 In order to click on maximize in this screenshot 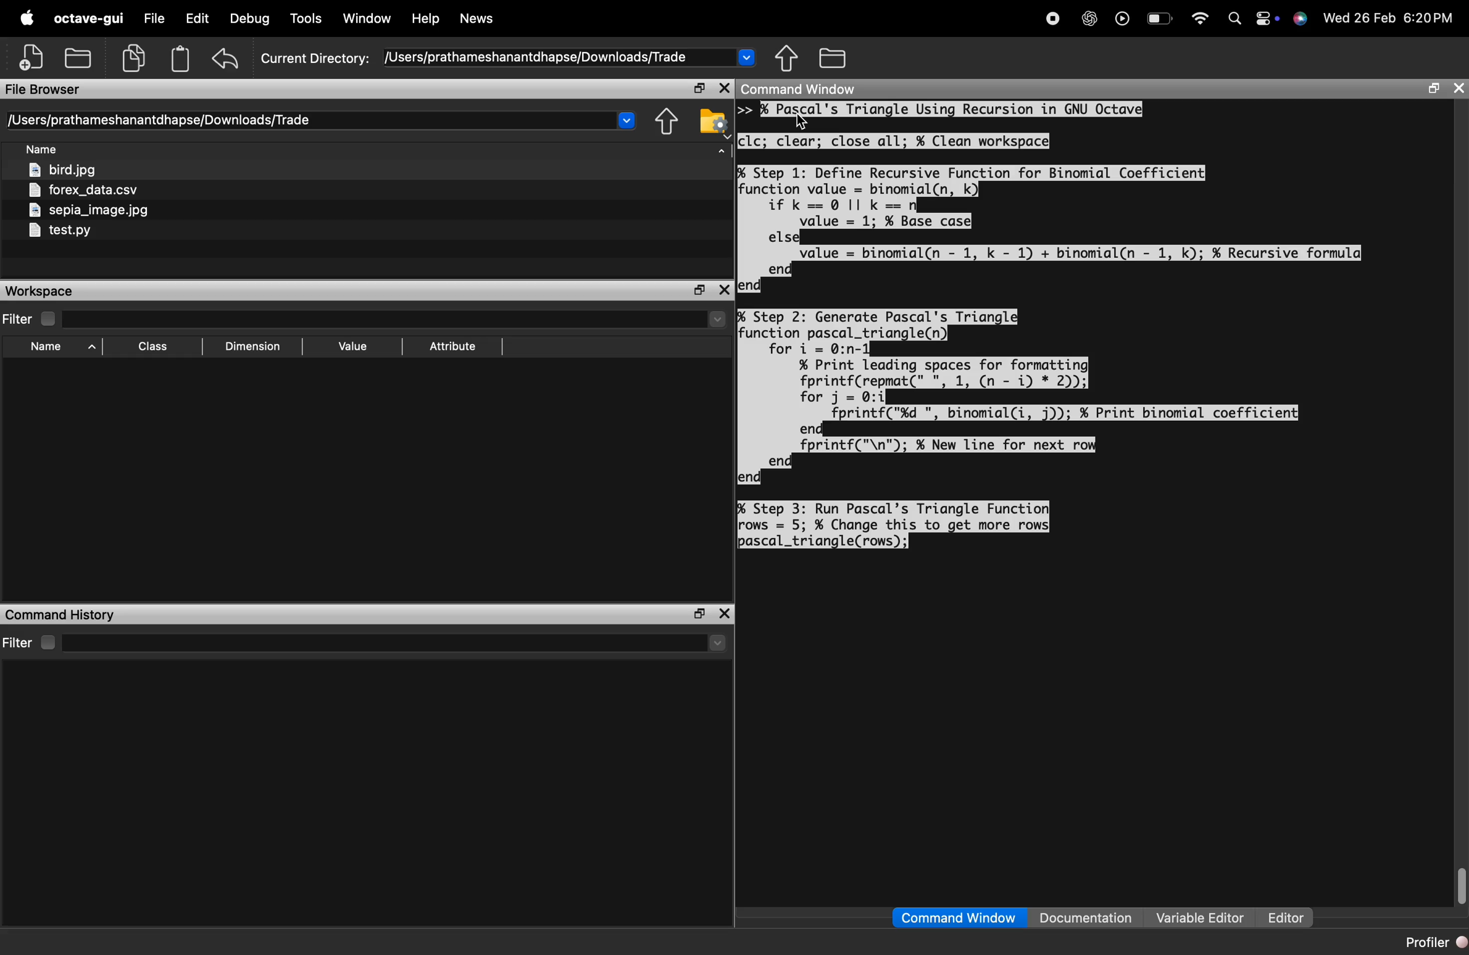, I will do `click(697, 614)`.